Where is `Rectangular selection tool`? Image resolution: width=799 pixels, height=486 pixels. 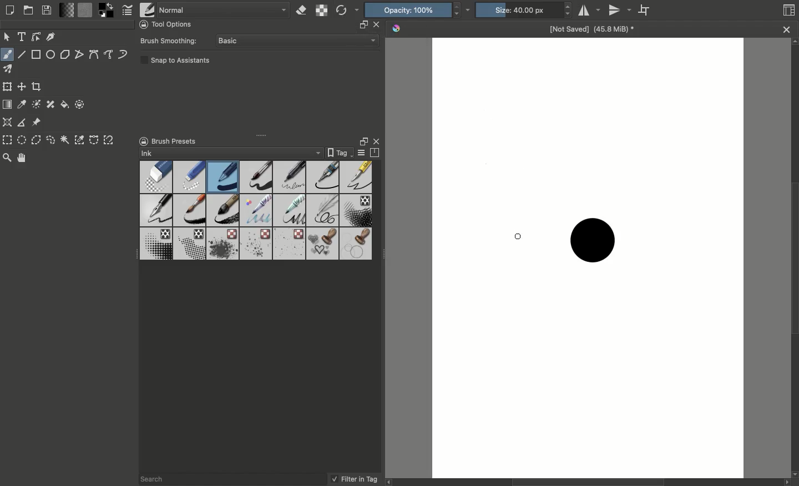 Rectangular selection tool is located at coordinates (8, 140).